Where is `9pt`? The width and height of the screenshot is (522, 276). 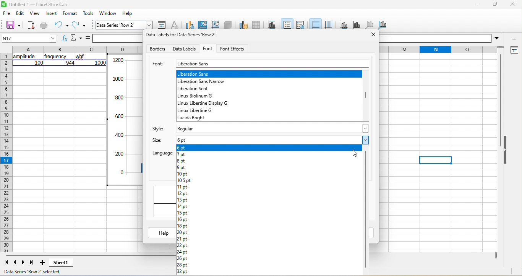 9pt is located at coordinates (182, 168).